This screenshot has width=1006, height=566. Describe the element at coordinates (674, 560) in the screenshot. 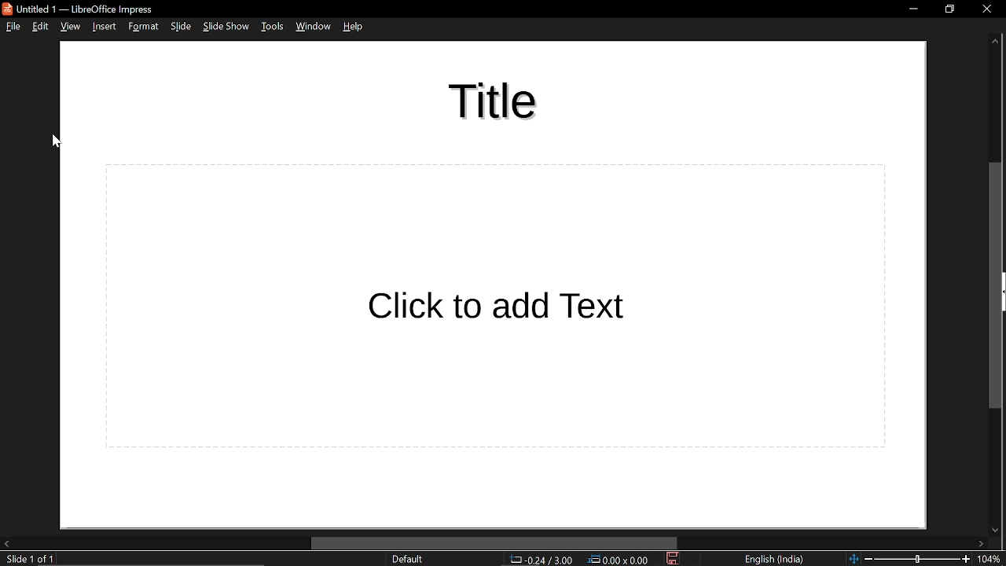

I see `save` at that location.